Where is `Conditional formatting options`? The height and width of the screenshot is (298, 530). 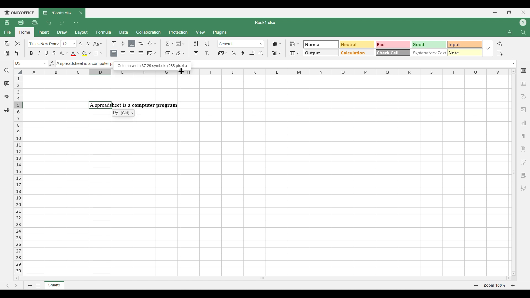
Conditional formatting options is located at coordinates (295, 44).